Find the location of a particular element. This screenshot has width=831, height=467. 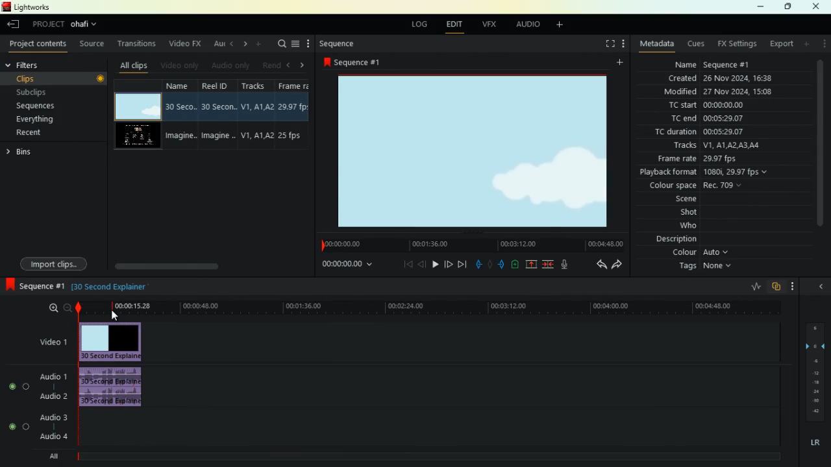

video 1 is located at coordinates (53, 341).